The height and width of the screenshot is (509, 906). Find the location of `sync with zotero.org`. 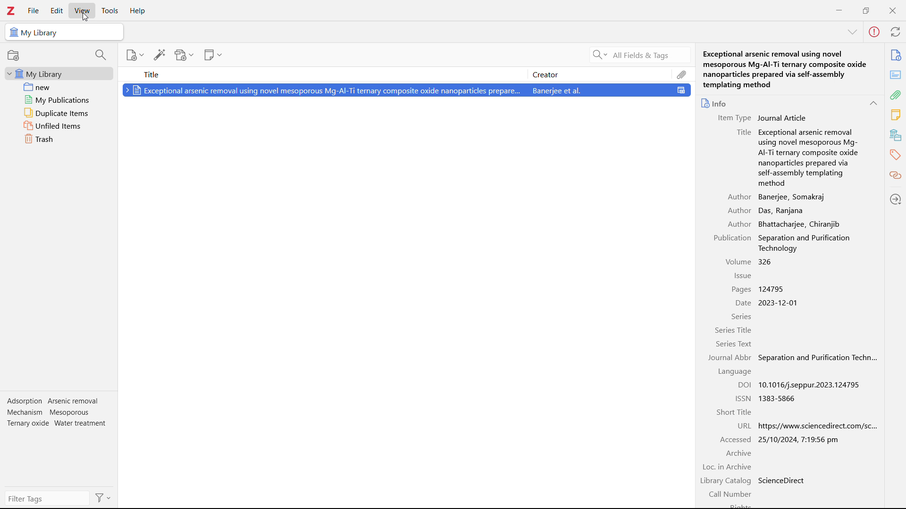

sync with zotero.org is located at coordinates (896, 32).